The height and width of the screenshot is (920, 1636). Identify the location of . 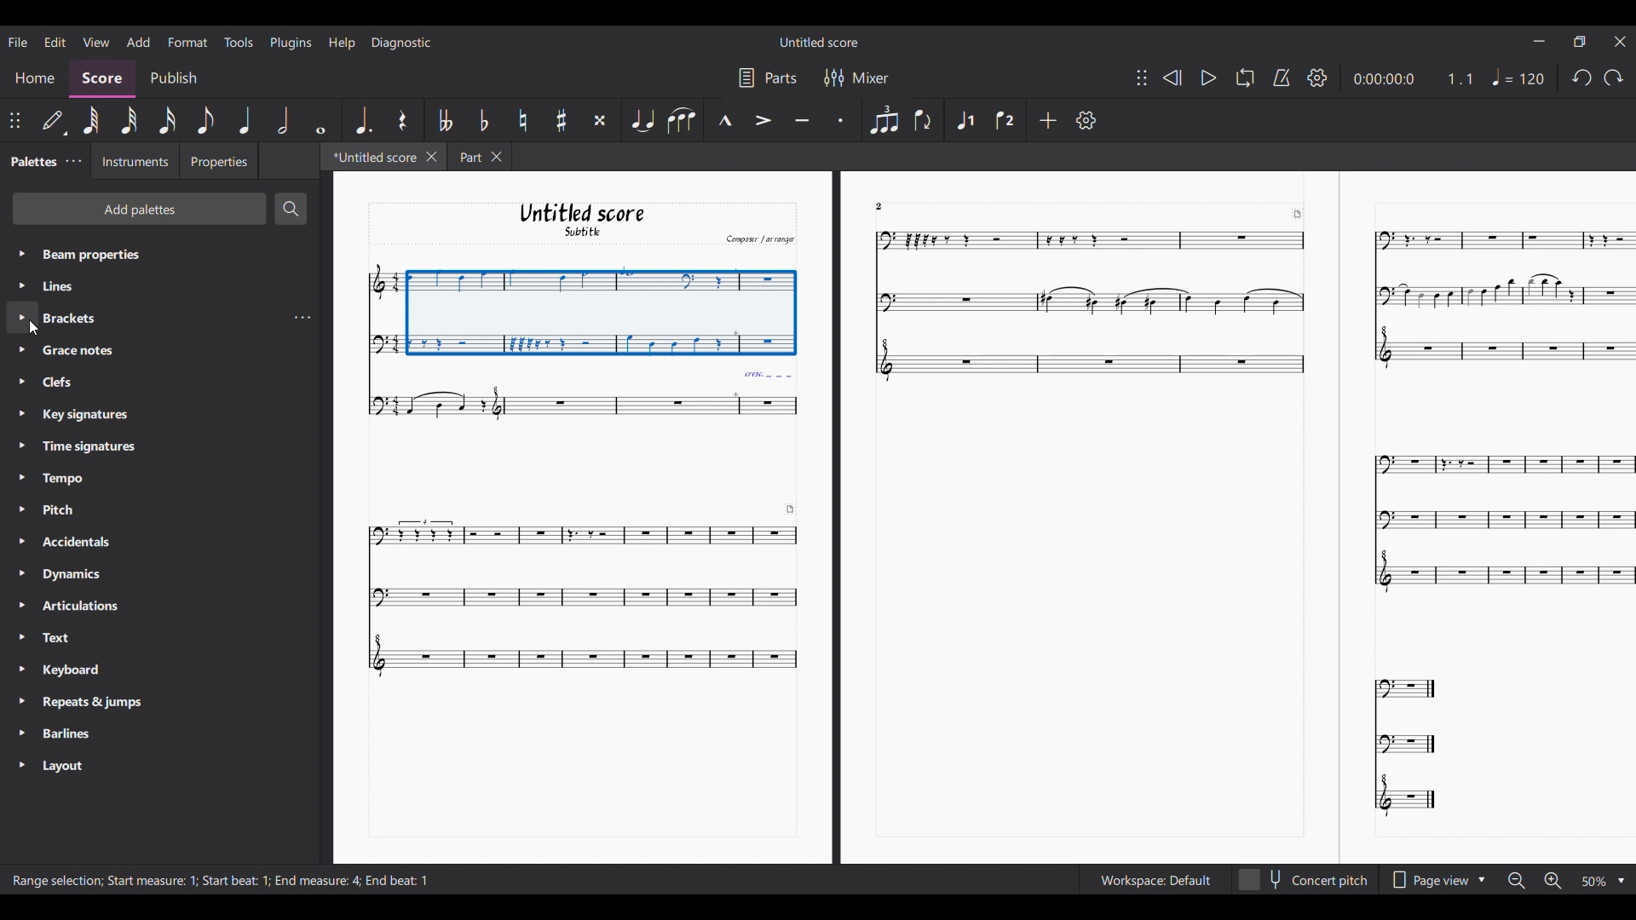
(18, 382).